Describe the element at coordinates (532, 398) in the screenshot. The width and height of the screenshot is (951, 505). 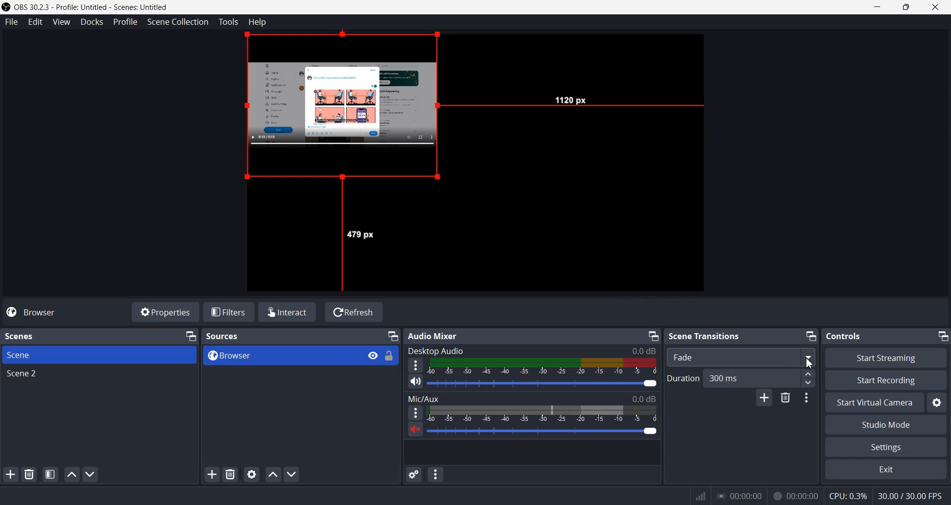
I see `Text` at that location.